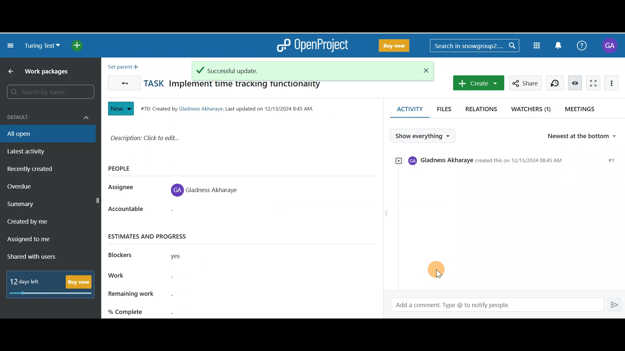 Image resolution: width=625 pixels, height=351 pixels. Describe the element at coordinates (525, 83) in the screenshot. I see `Share` at that location.